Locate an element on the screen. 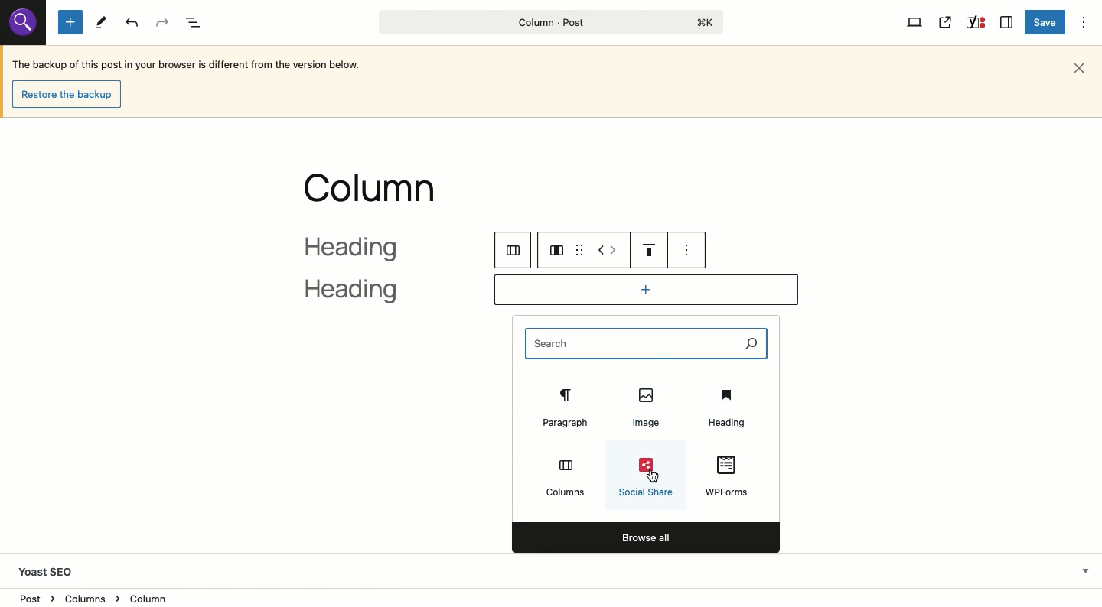   is located at coordinates (21, 23).